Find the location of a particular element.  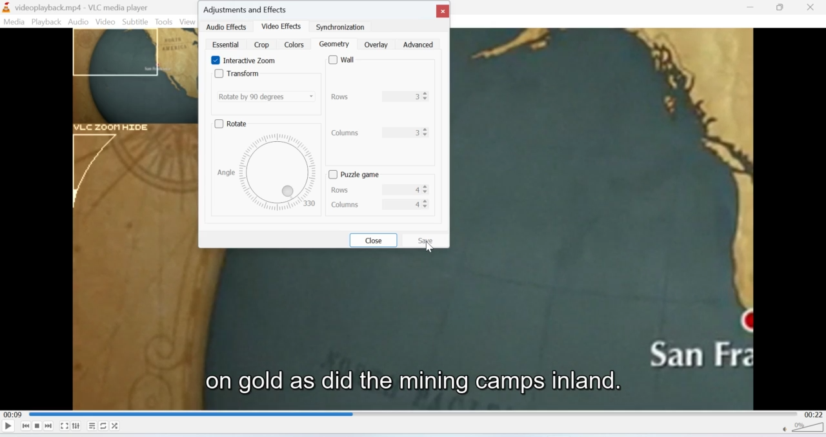

Loop is located at coordinates (103, 425).